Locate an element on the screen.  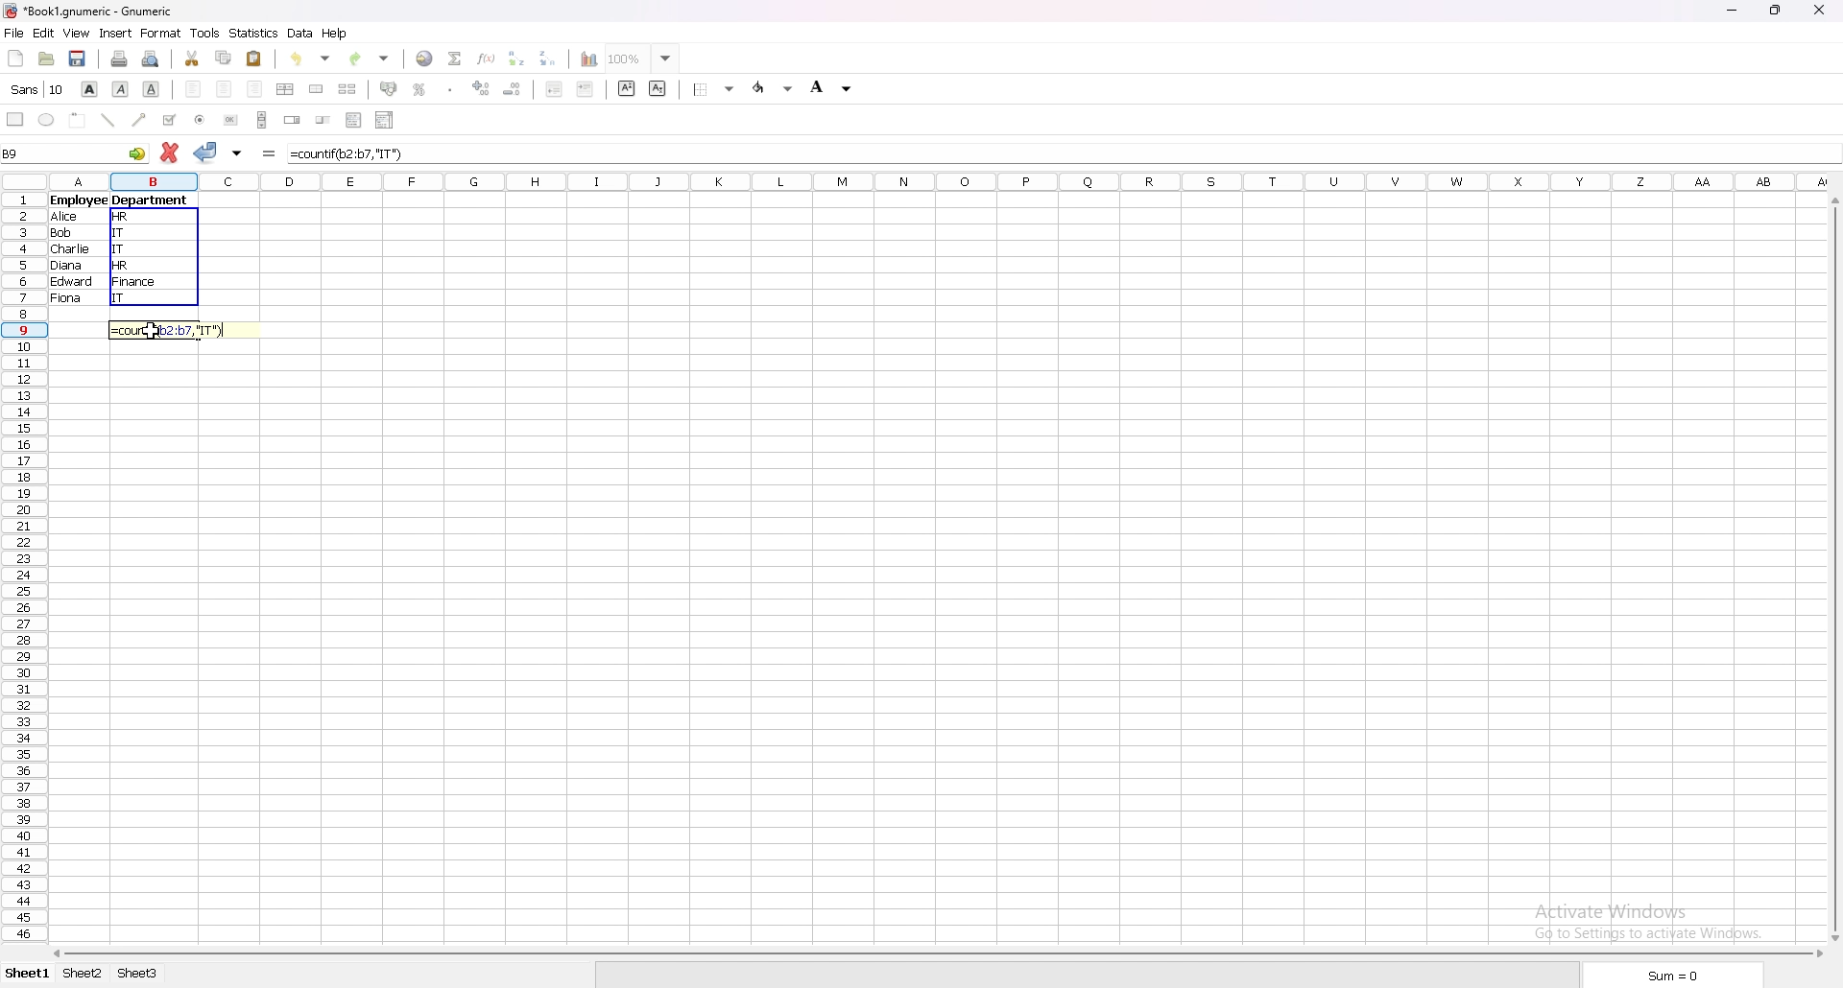
copy is located at coordinates (223, 58).